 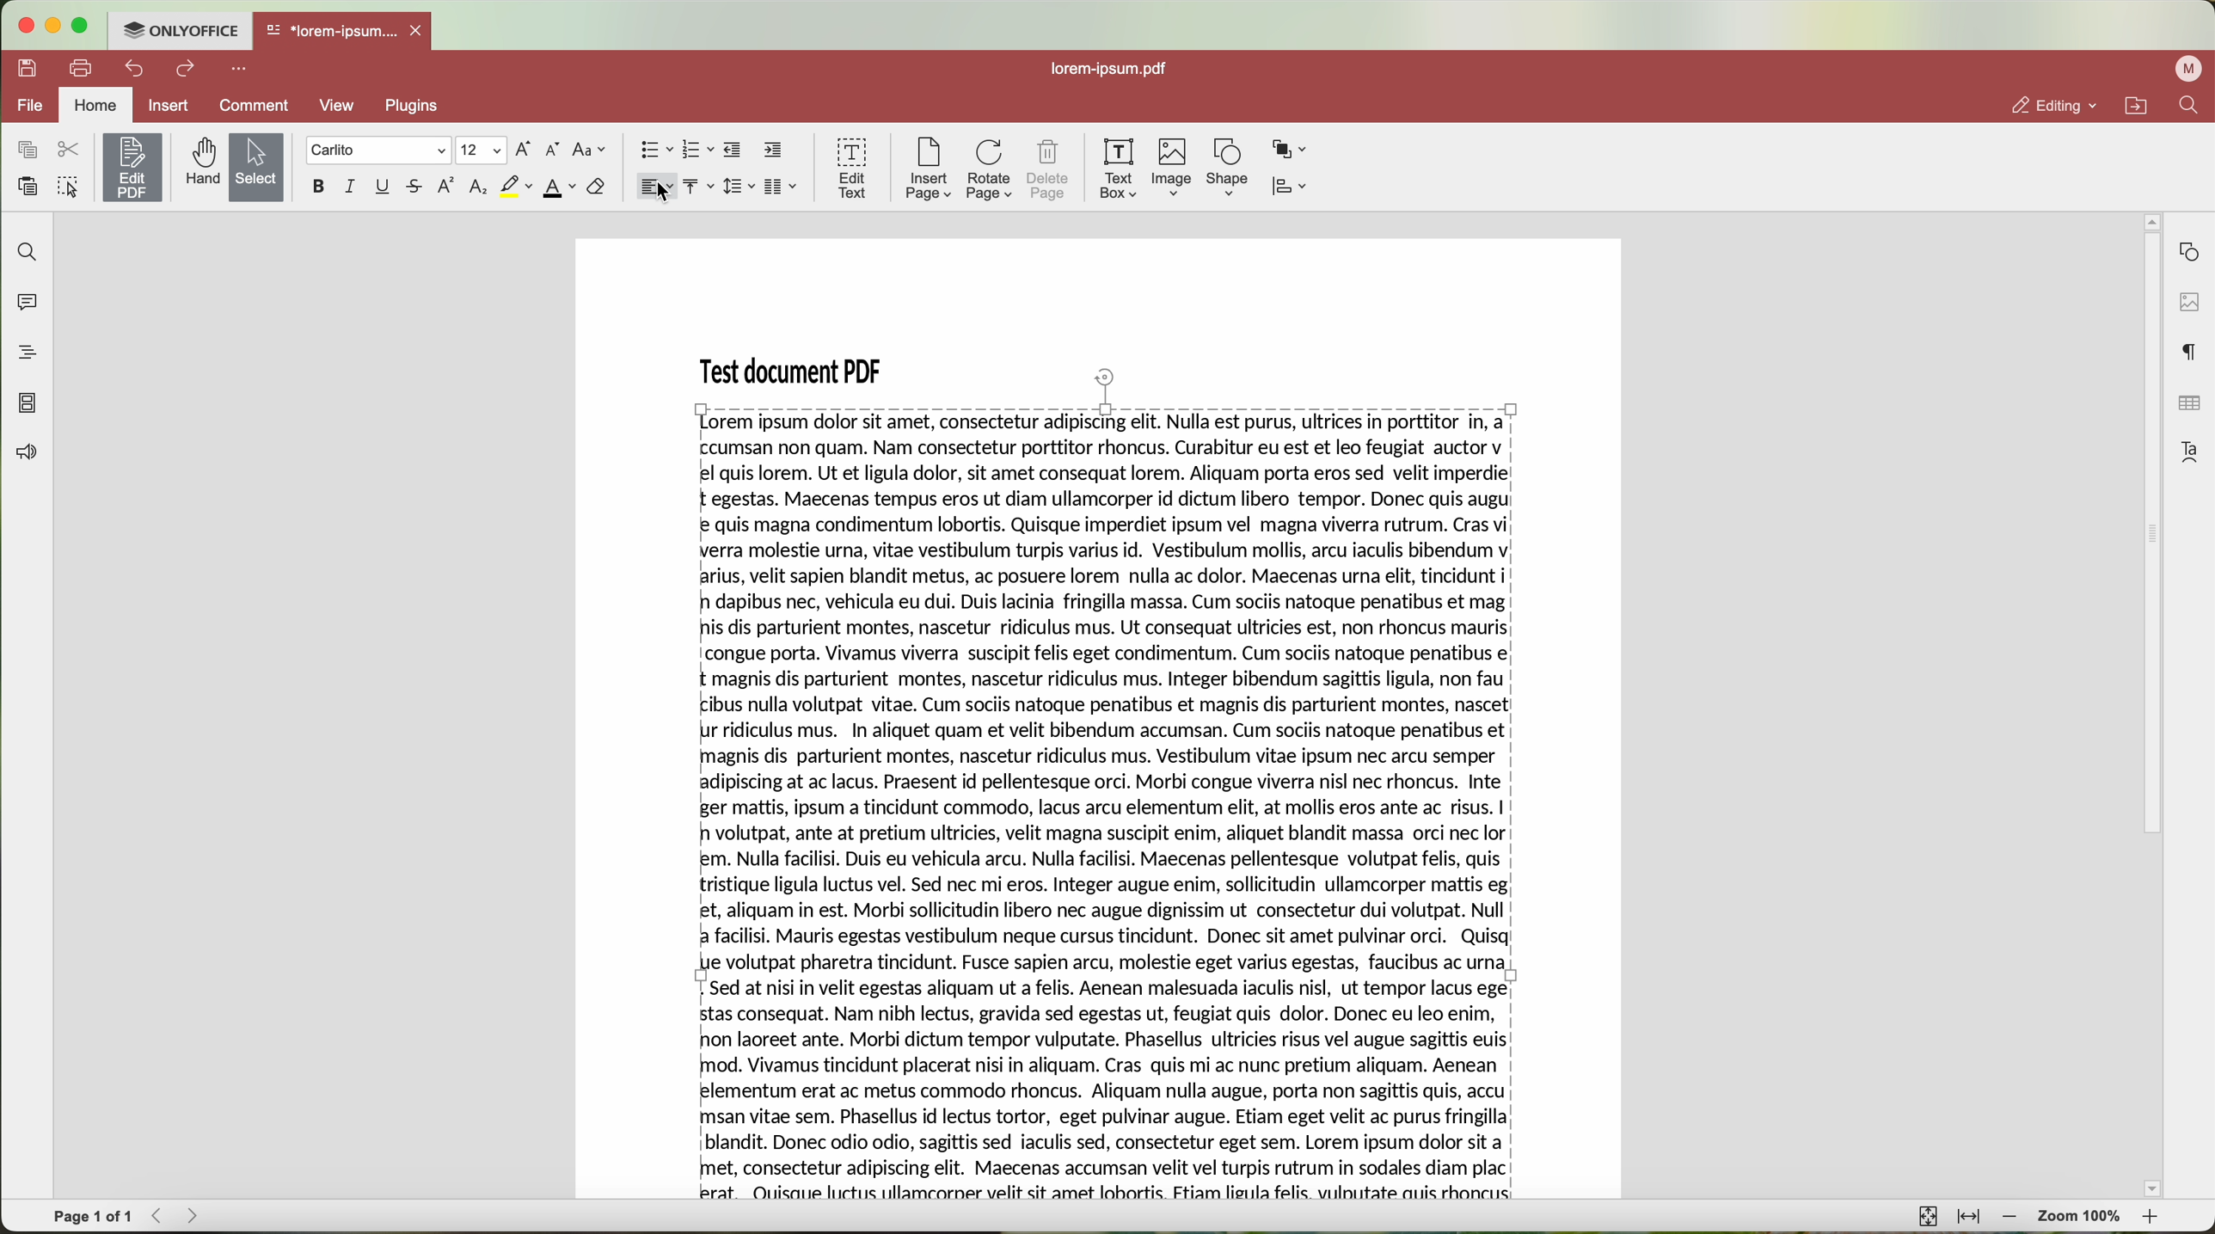 What do you see at coordinates (85, 69) in the screenshot?
I see `print` at bounding box center [85, 69].